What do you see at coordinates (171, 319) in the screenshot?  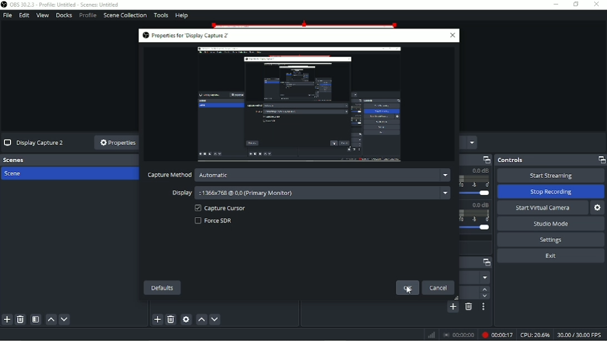 I see `Remove selected source(s)` at bounding box center [171, 319].